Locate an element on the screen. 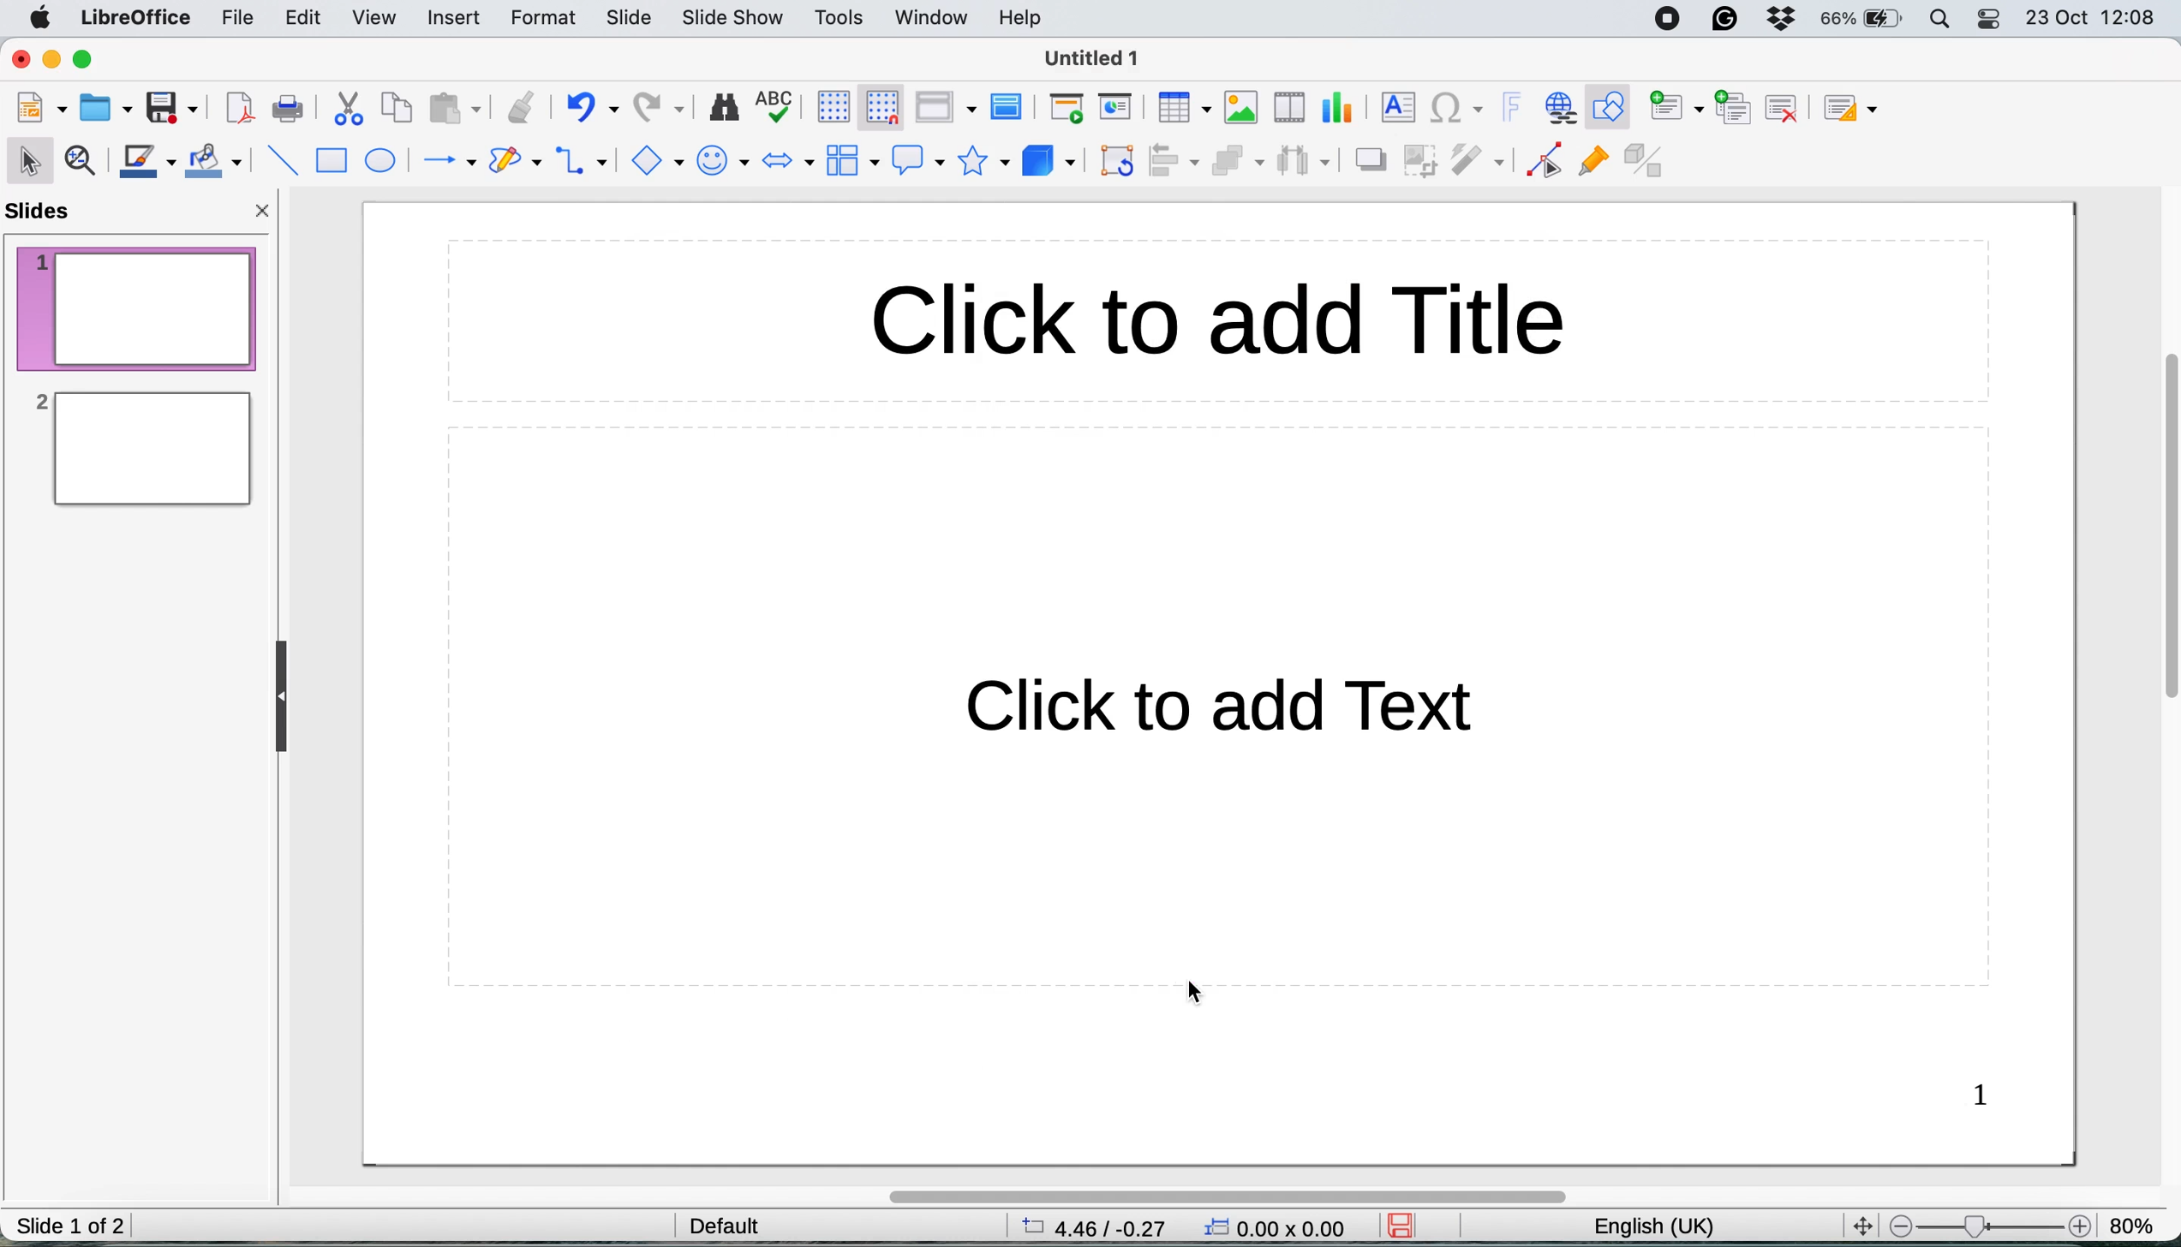  start from first slide is located at coordinates (1067, 110).